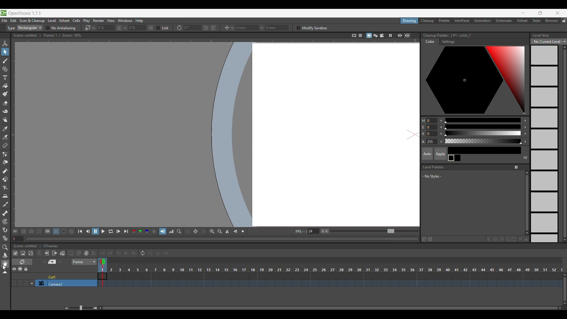  Describe the element at coordinates (509, 239) in the screenshot. I see `New page` at that location.